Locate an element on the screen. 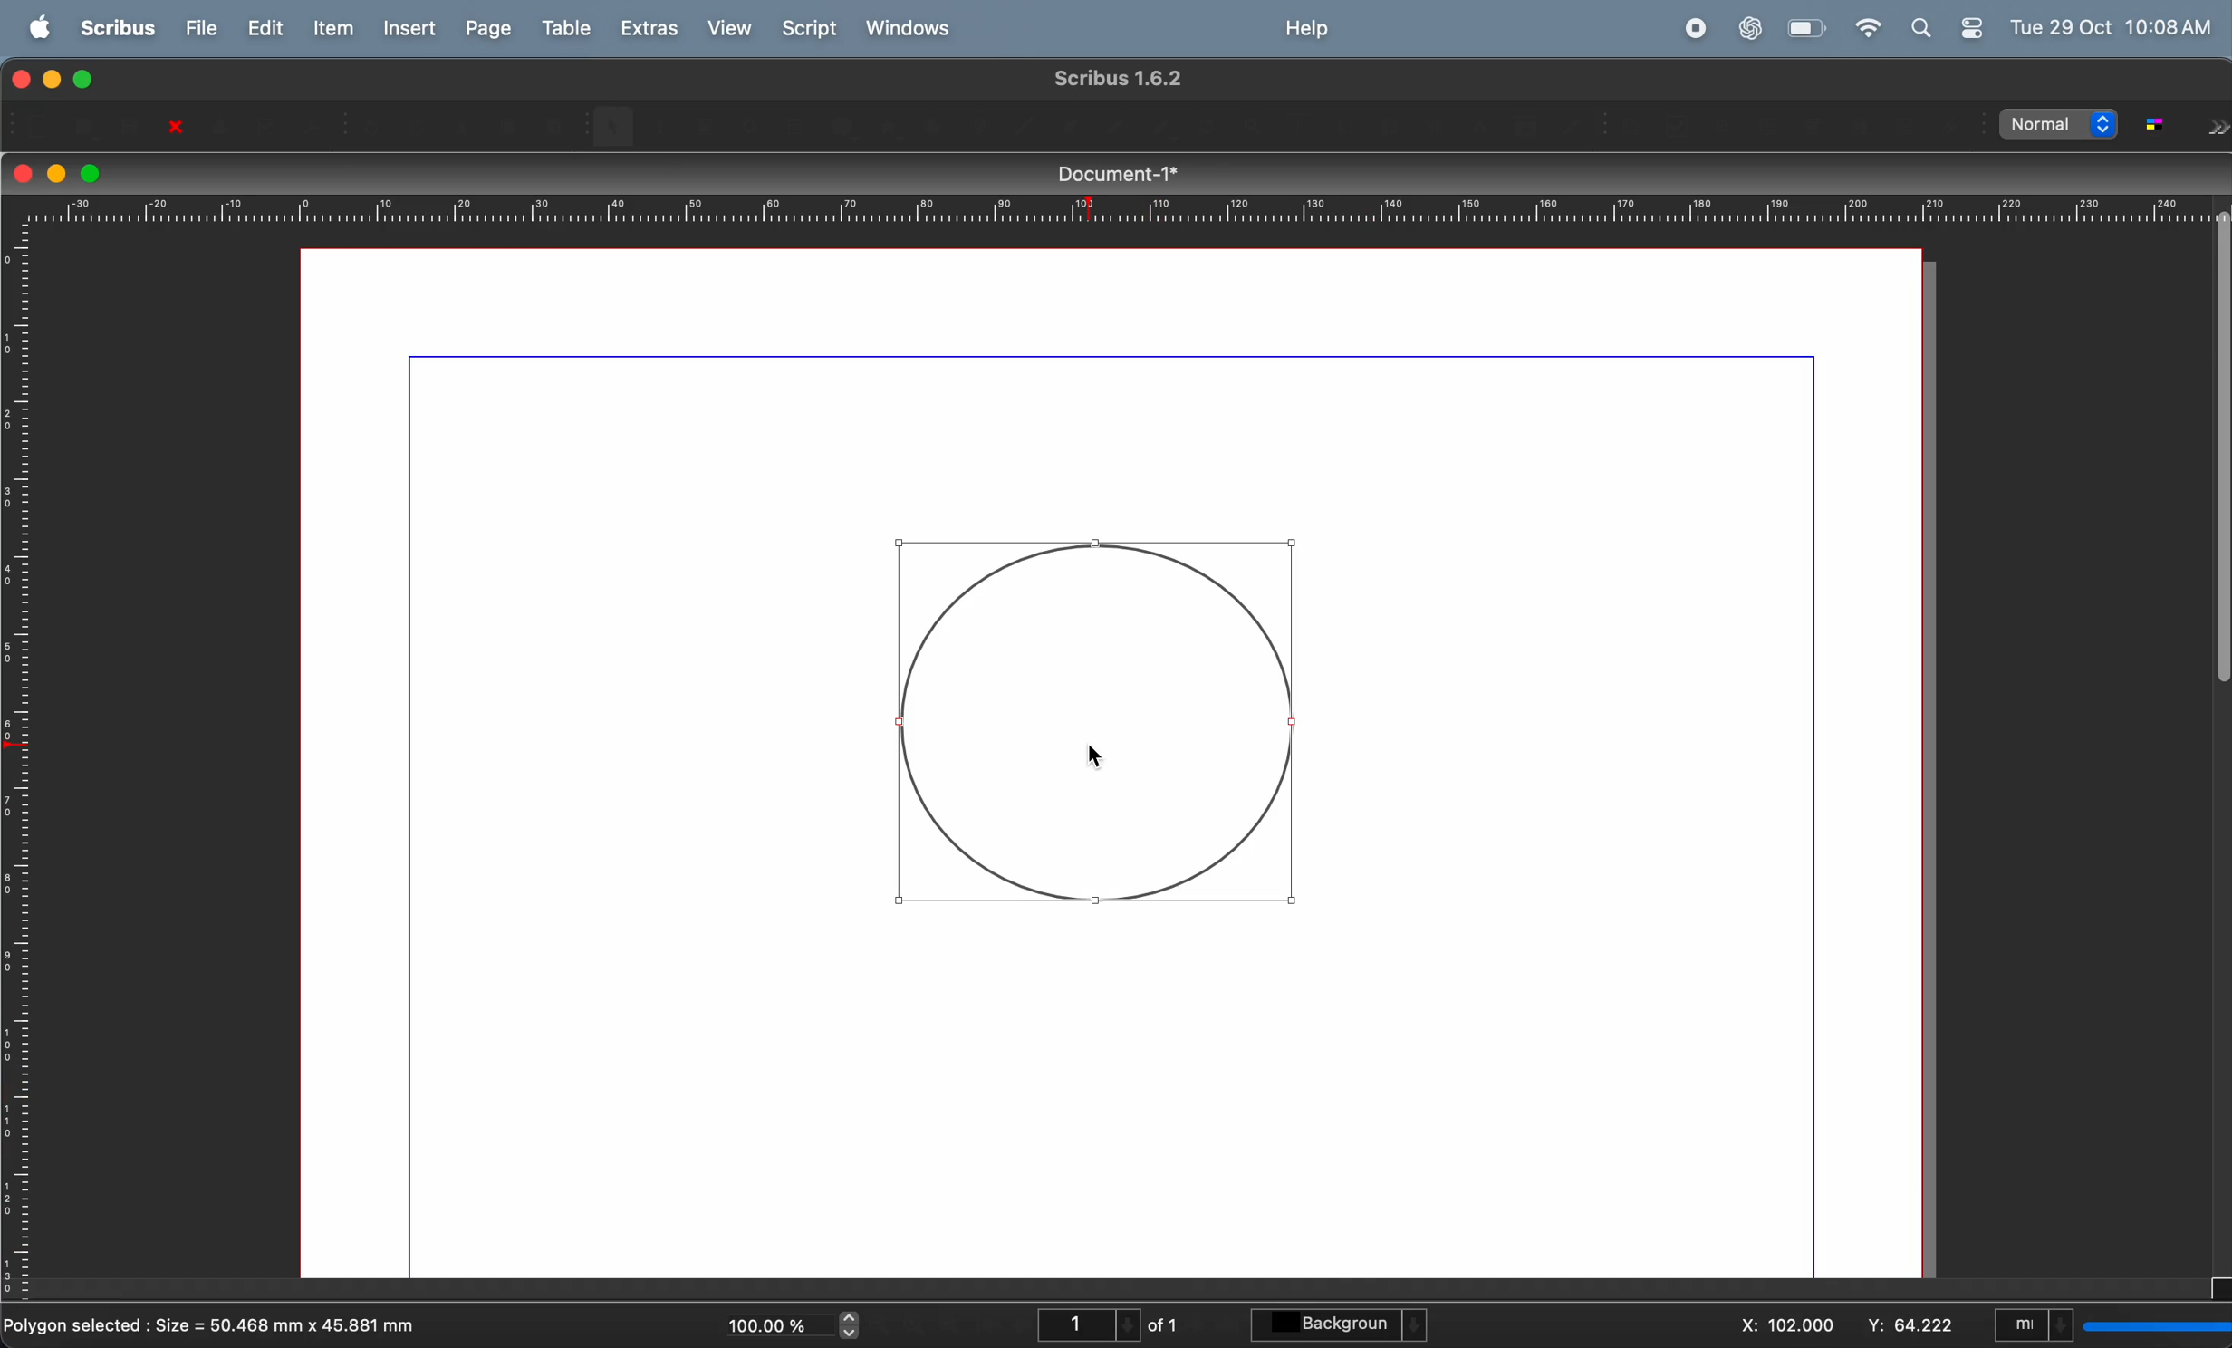  Cursor is located at coordinates (1096, 759).